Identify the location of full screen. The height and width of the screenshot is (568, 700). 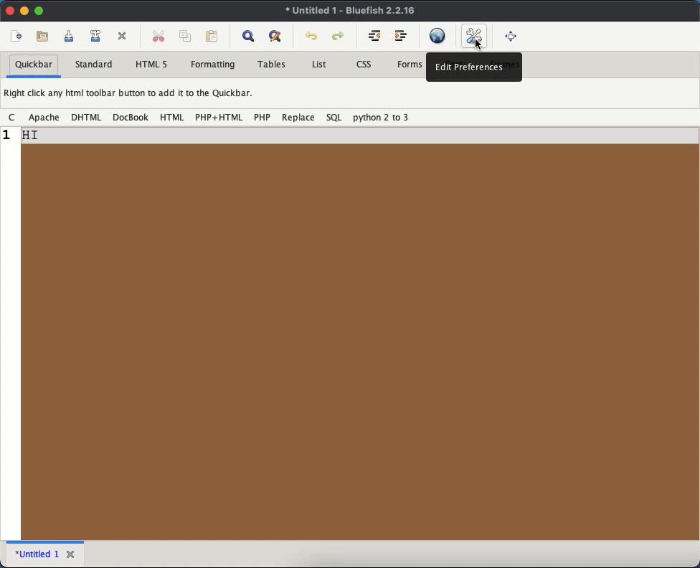
(513, 37).